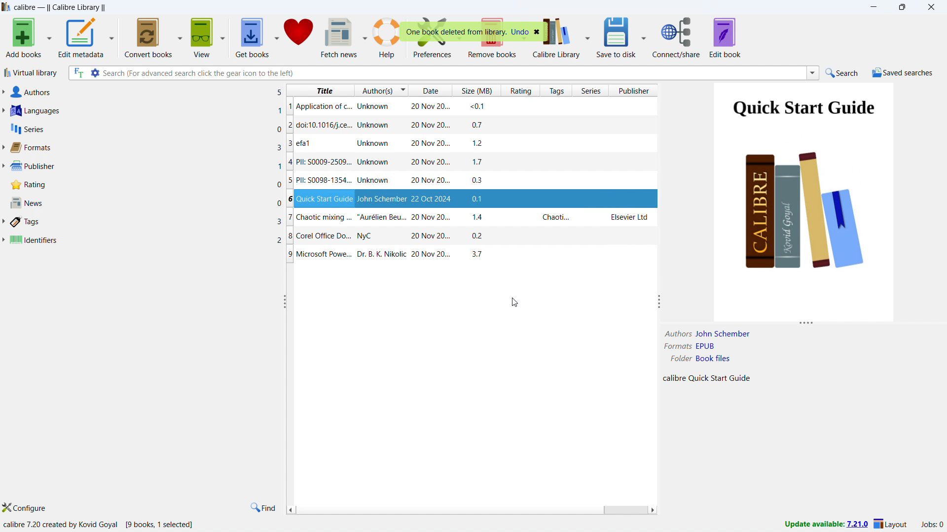 The image size is (947, 532). I want to click on title, so click(60, 8).